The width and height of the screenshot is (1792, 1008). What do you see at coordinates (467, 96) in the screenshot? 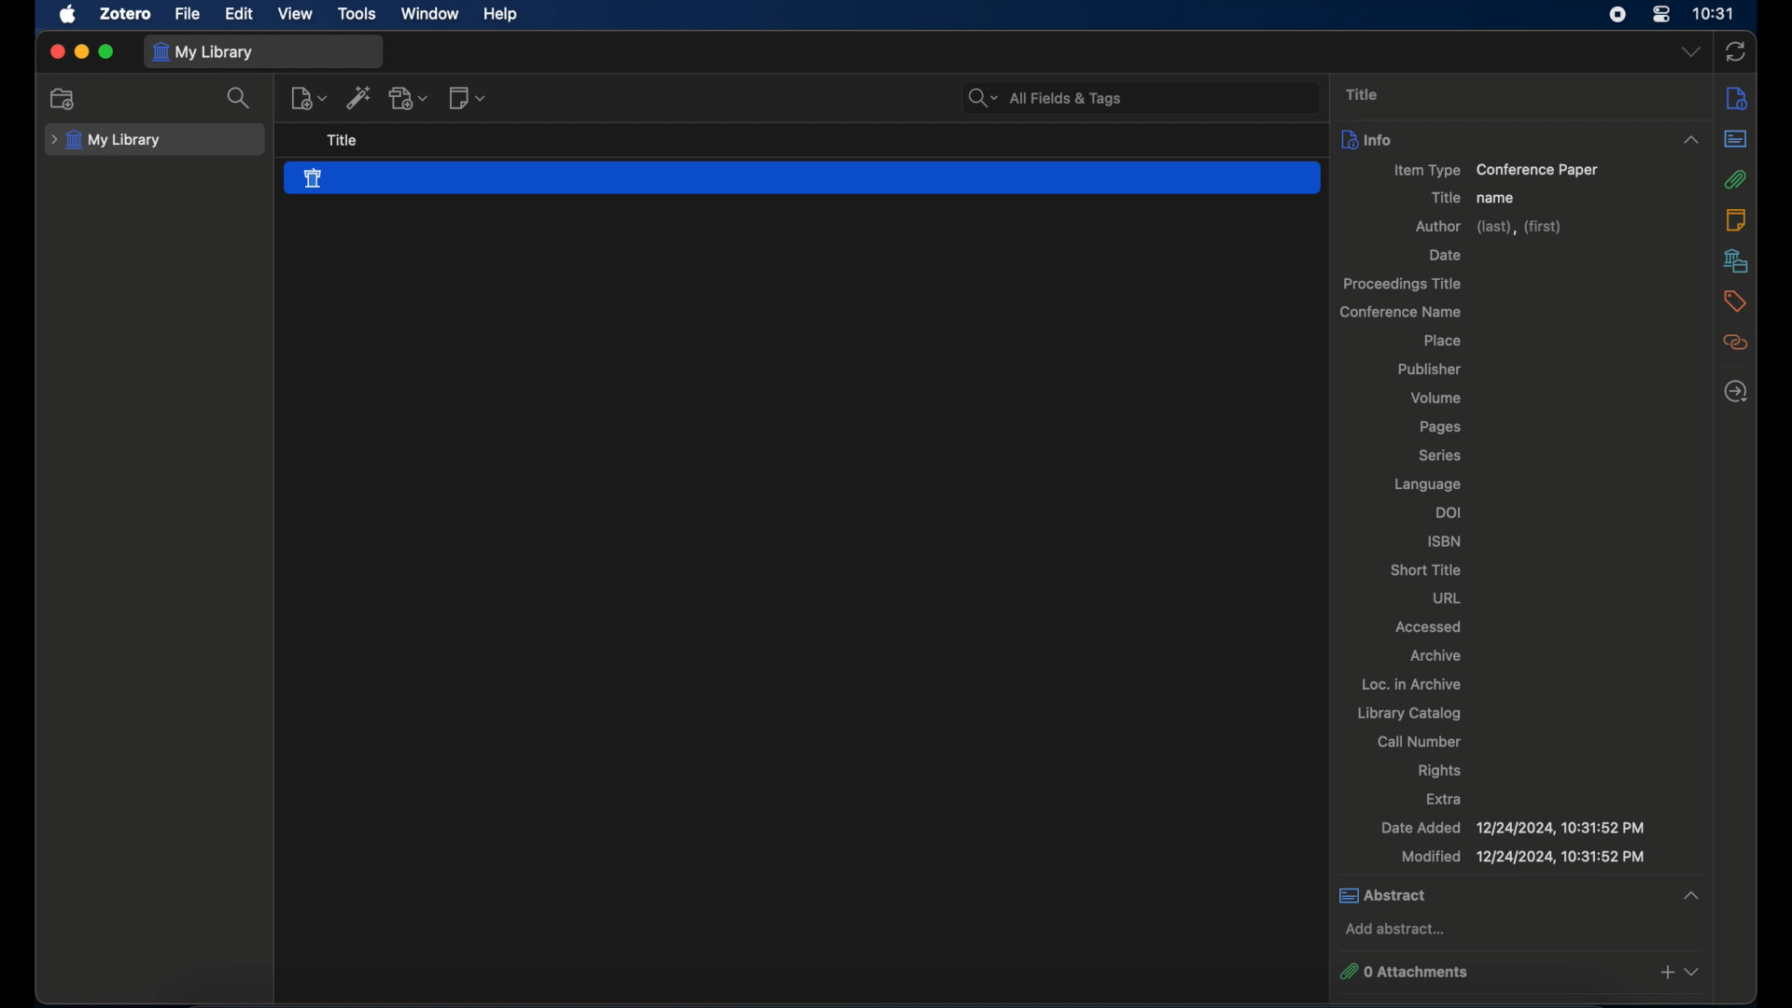
I see `new notes` at bounding box center [467, 96].